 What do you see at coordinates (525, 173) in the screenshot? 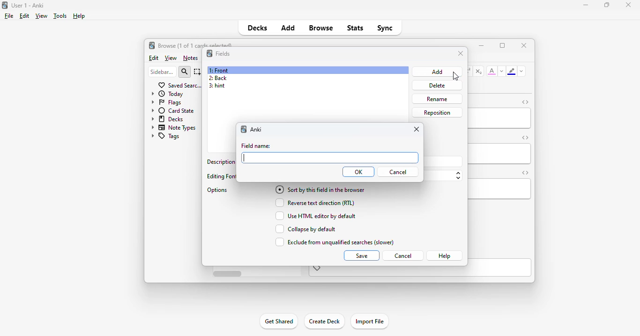
I see `toggle HTML editor` at bounding box center [525, 173].